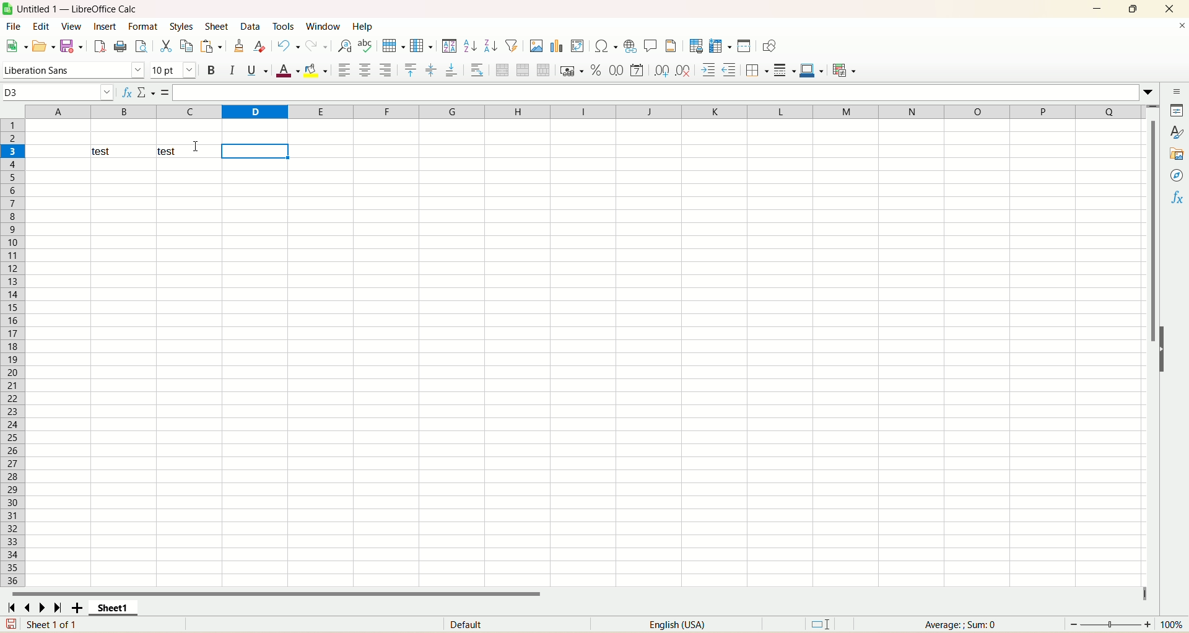 The width and height of the screenshot is (1189, 633). I want to click on Name box, so click(58, 93).